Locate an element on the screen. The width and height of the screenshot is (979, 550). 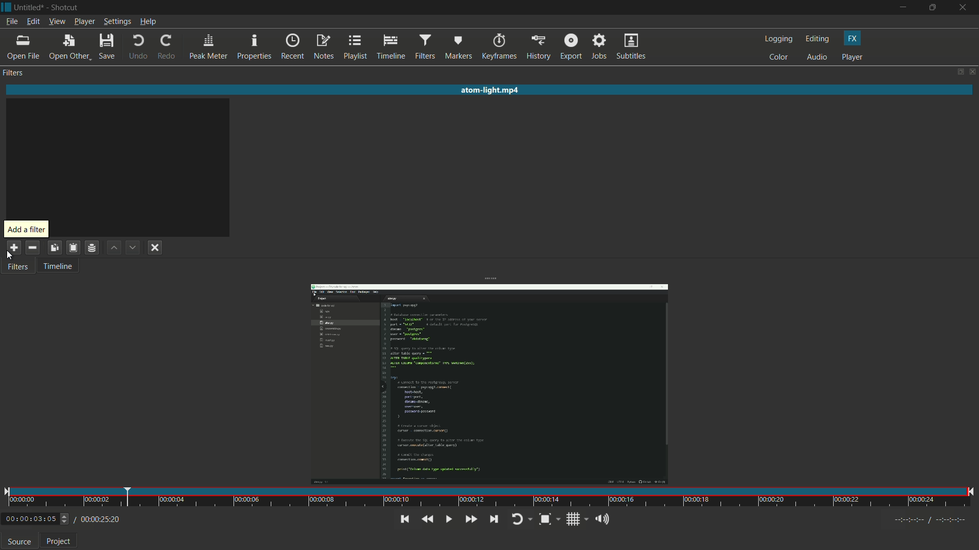
export is located at coordinates (571, 47).